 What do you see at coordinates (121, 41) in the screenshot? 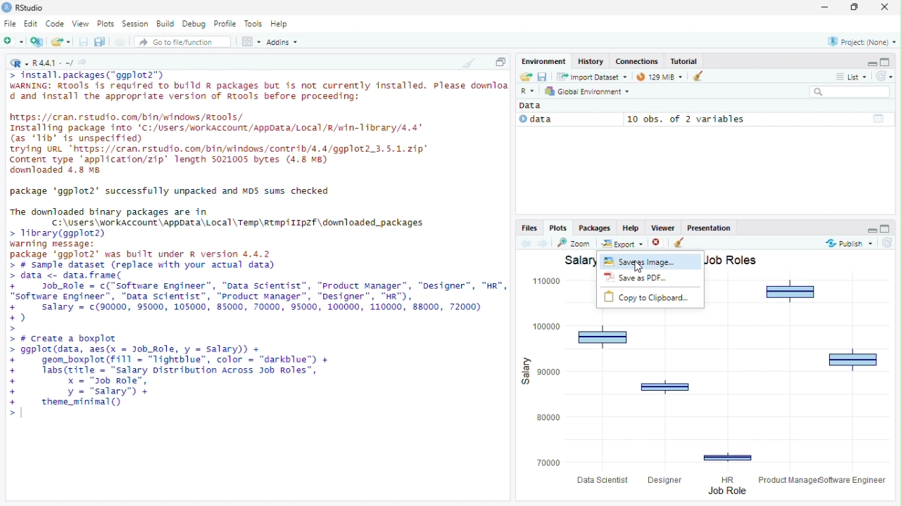
I see `print the current file` at bounding box center [121, 41].